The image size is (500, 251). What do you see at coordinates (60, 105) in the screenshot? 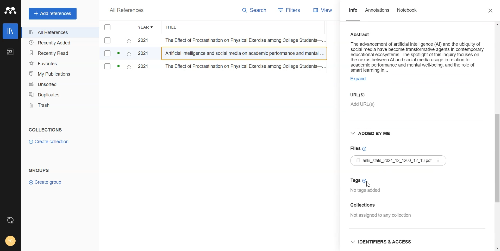
I see `Trash` at bounding box center [60, 105].